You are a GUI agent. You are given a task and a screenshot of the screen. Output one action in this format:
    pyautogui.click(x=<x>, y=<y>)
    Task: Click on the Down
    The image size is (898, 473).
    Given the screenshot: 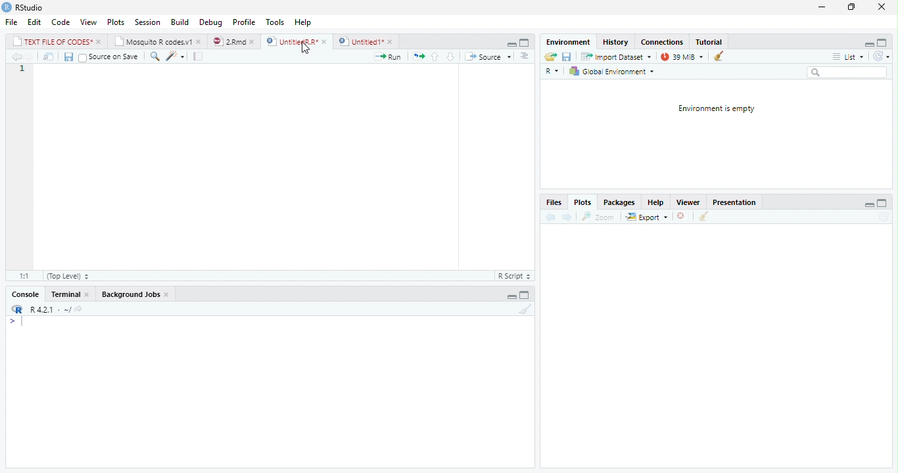 What is the action you would take?
    pyautogui.click(x=450, y=56)
    